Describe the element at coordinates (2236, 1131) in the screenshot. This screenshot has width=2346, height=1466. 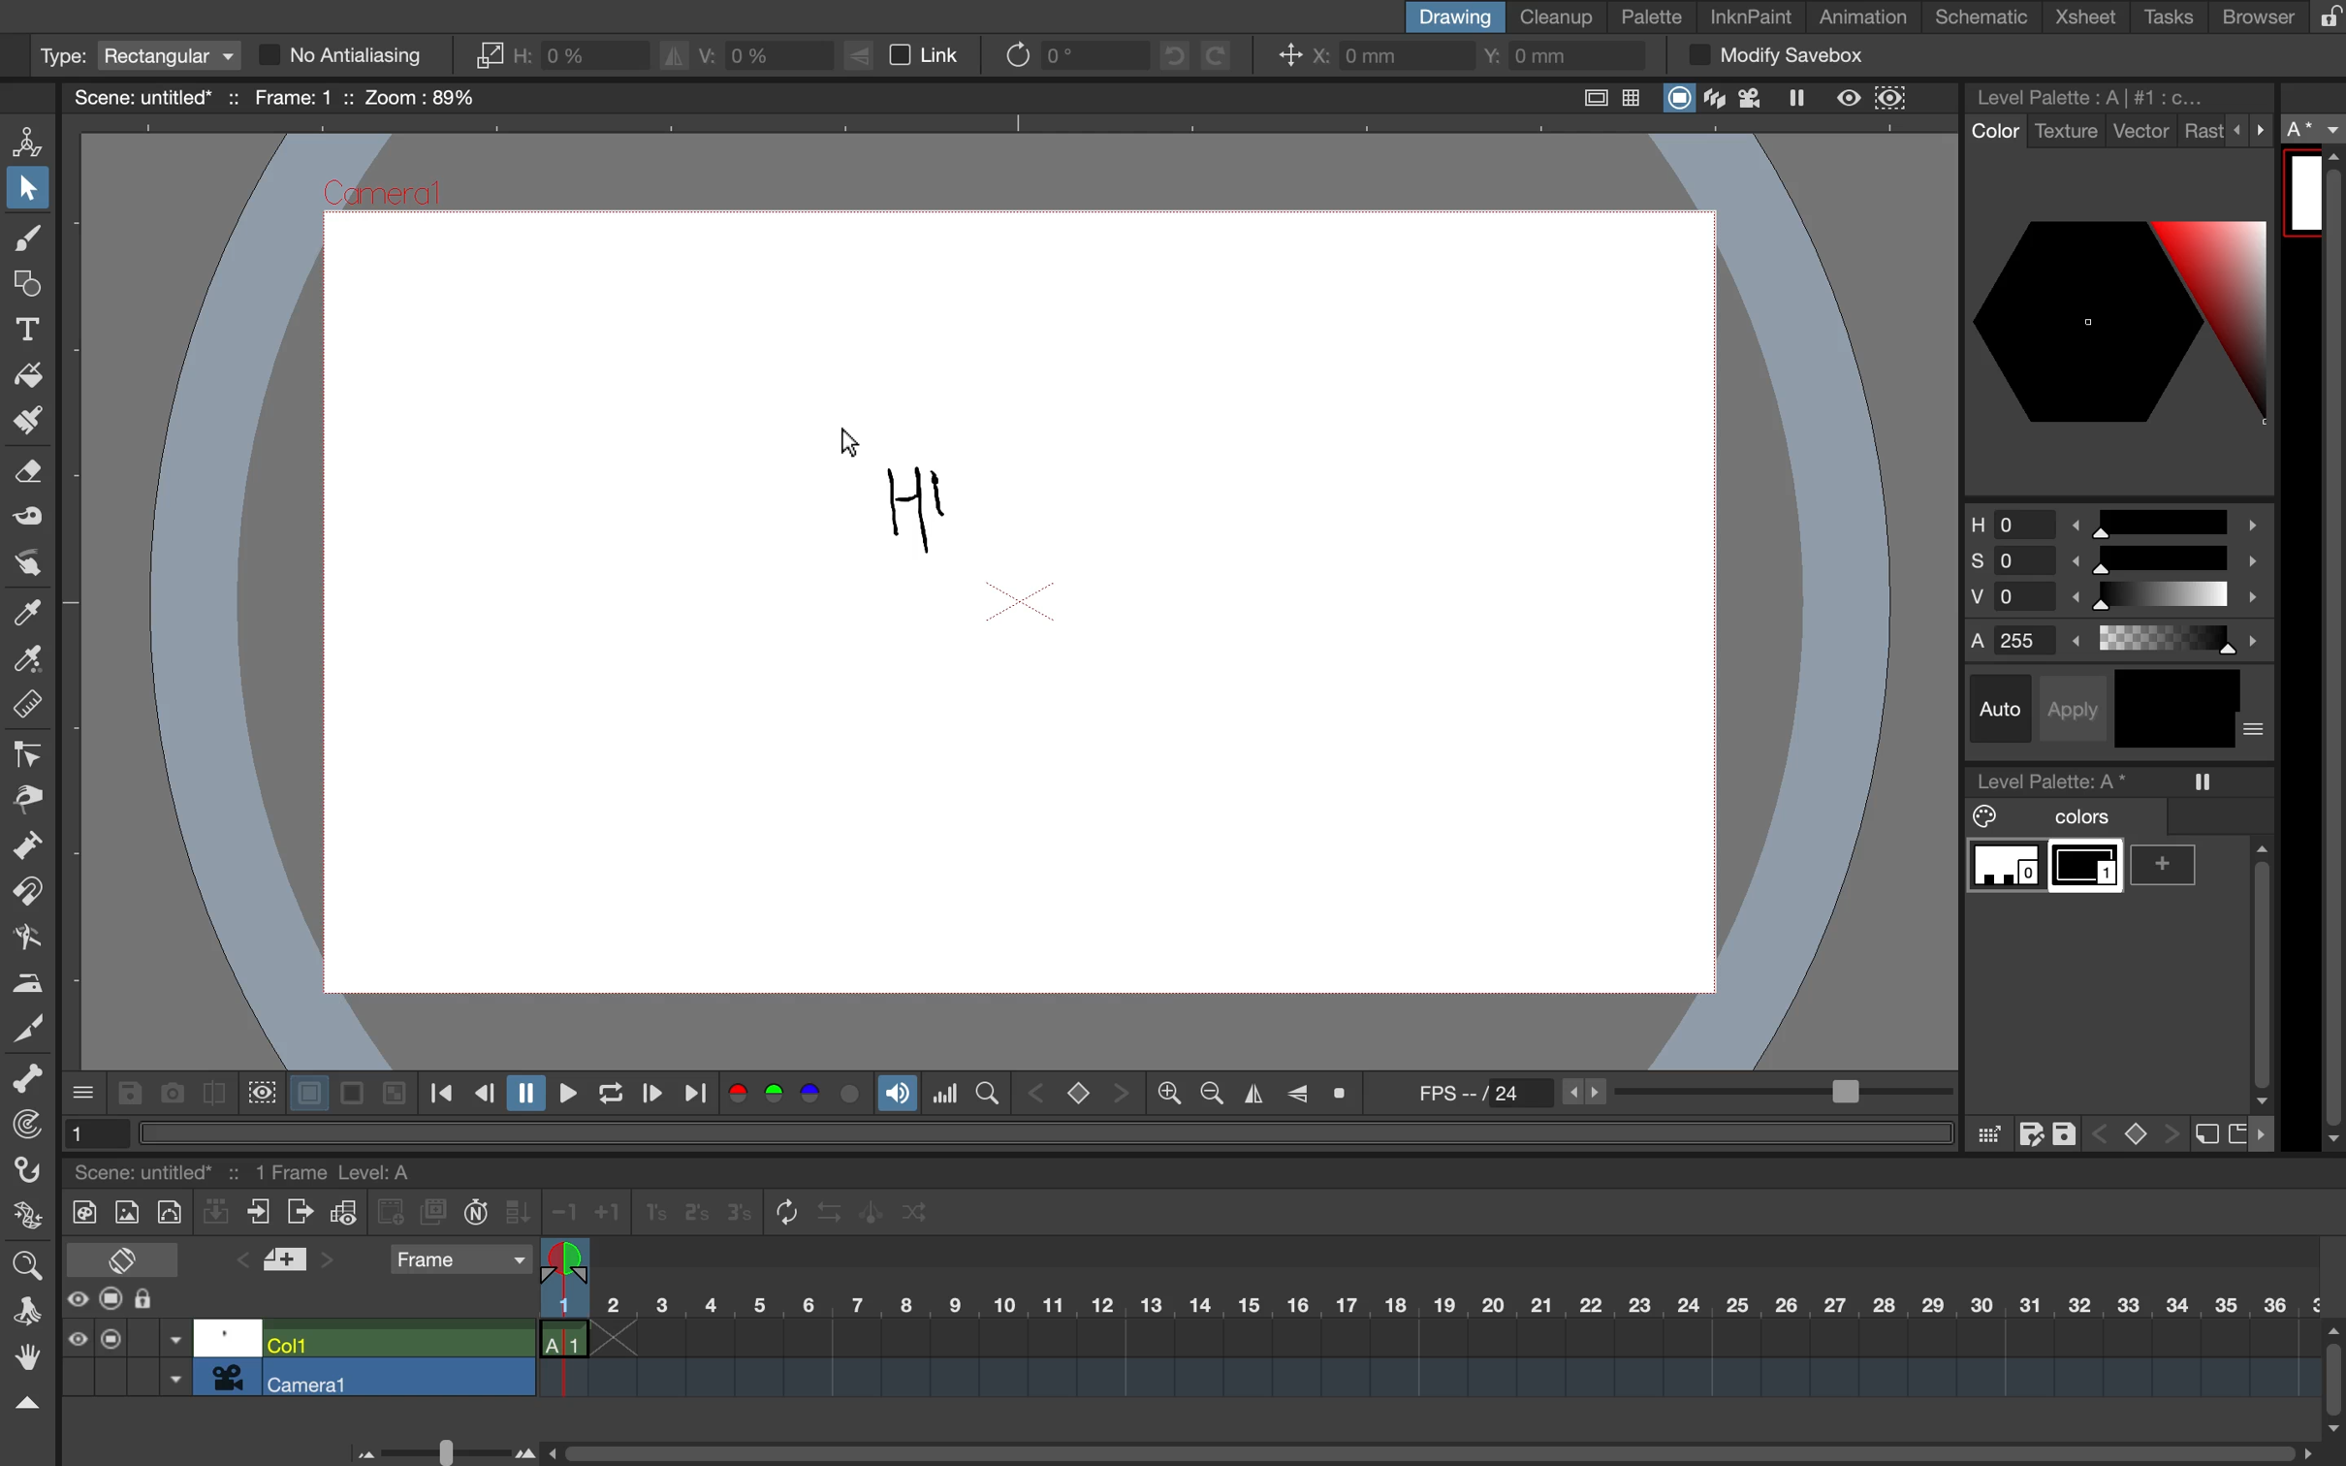
I see `new page` at that location.